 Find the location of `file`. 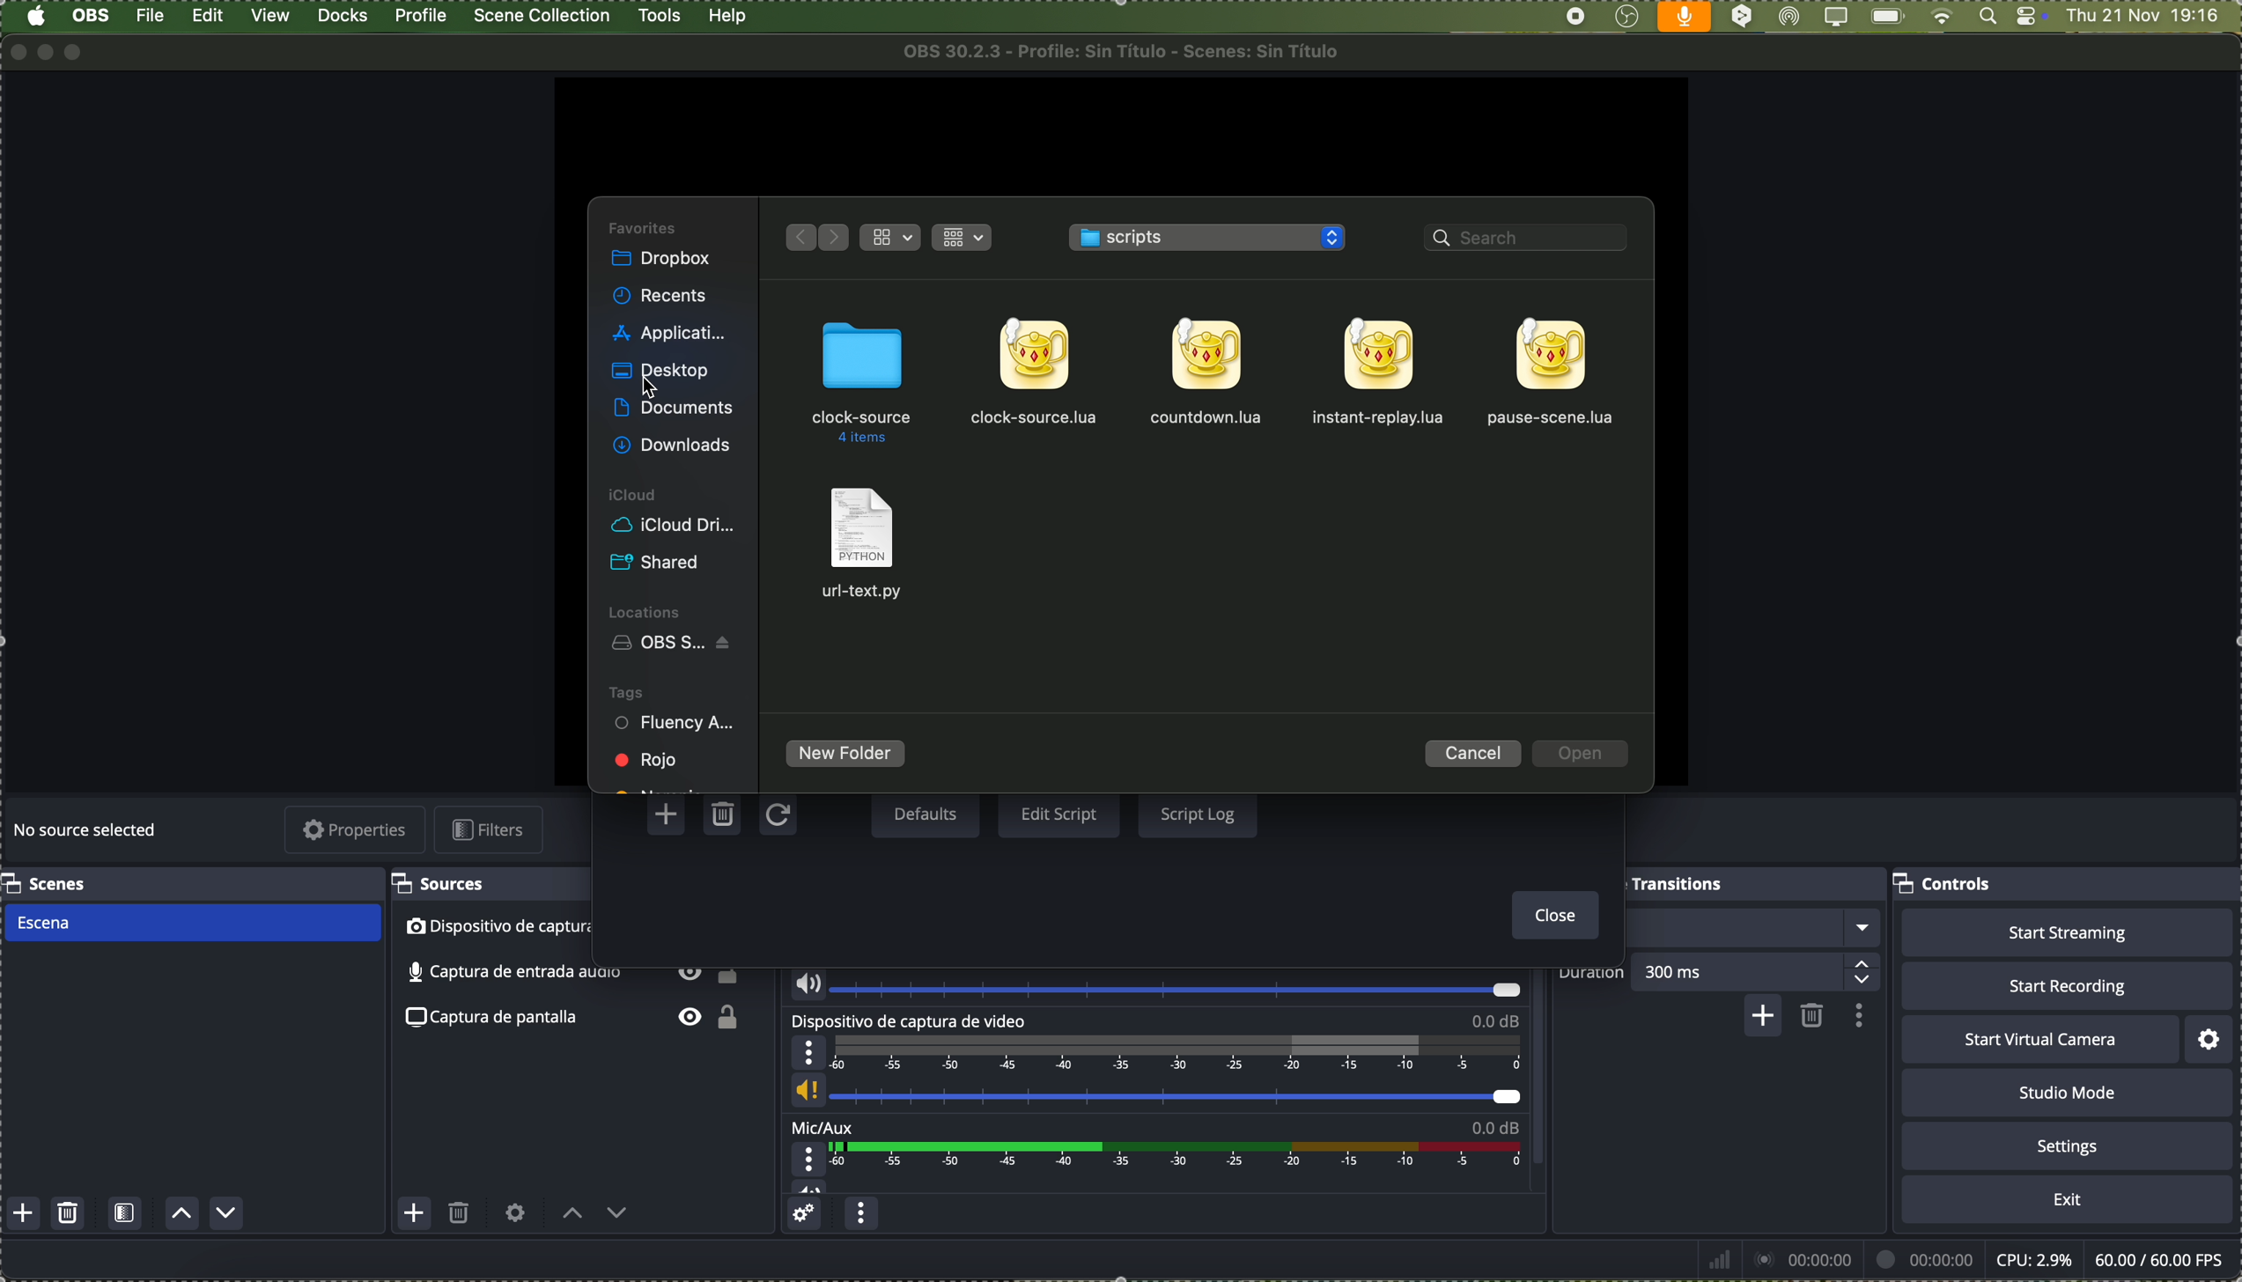

file is located at coordinates (152, 16).